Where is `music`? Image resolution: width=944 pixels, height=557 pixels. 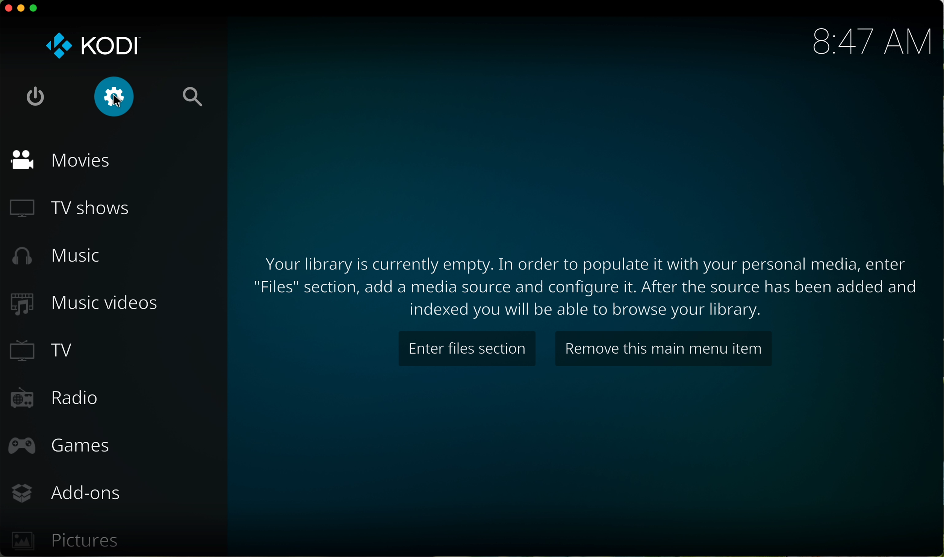 music is located at coordinates (53, 256).